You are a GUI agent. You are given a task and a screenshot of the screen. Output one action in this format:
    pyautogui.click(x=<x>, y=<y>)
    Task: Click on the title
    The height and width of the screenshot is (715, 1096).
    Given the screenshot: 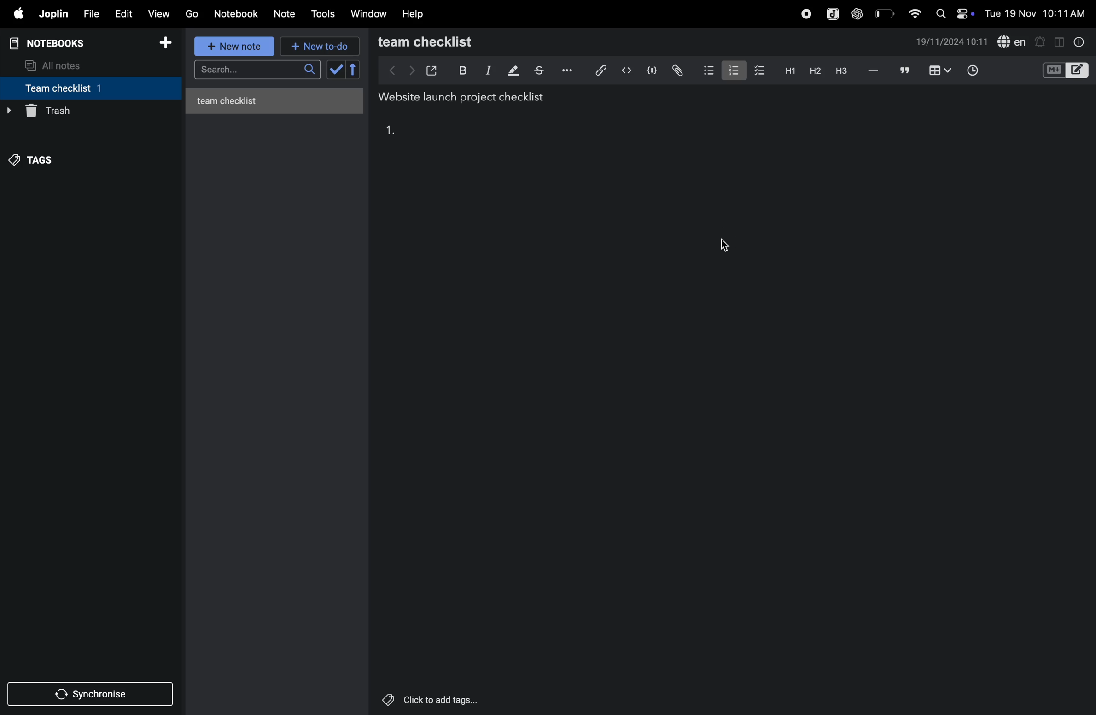 What is the action you would take?
    pyautogui.click(x=466, y=98)
    